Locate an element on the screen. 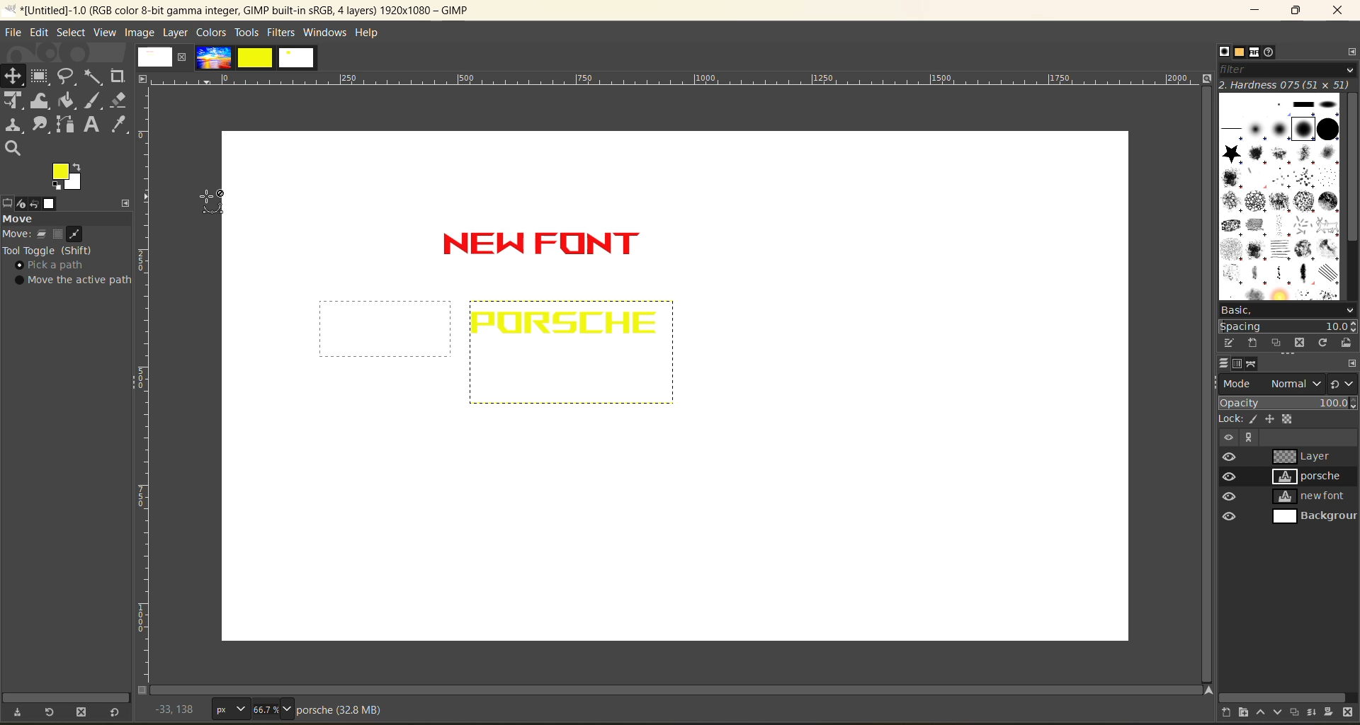  windows is located at coordinates (325, 33).